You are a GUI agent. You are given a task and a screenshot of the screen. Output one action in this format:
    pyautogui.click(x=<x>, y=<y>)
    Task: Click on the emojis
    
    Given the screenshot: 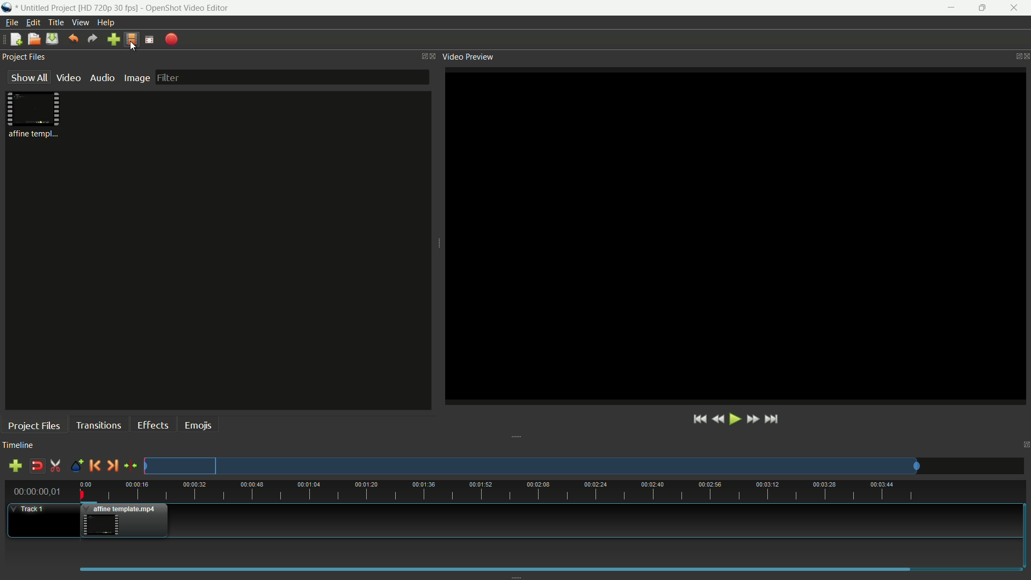 What is the action you would take?
    pyautogui.click(x=199, y=426)
    